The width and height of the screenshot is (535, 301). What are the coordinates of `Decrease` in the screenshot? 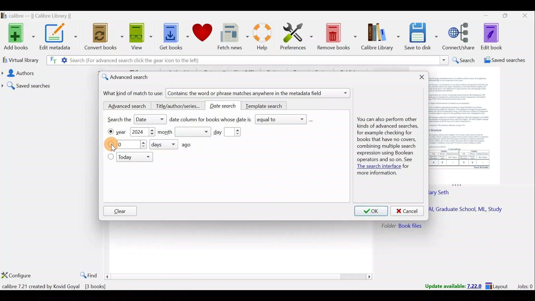 It's located at (152, 135).